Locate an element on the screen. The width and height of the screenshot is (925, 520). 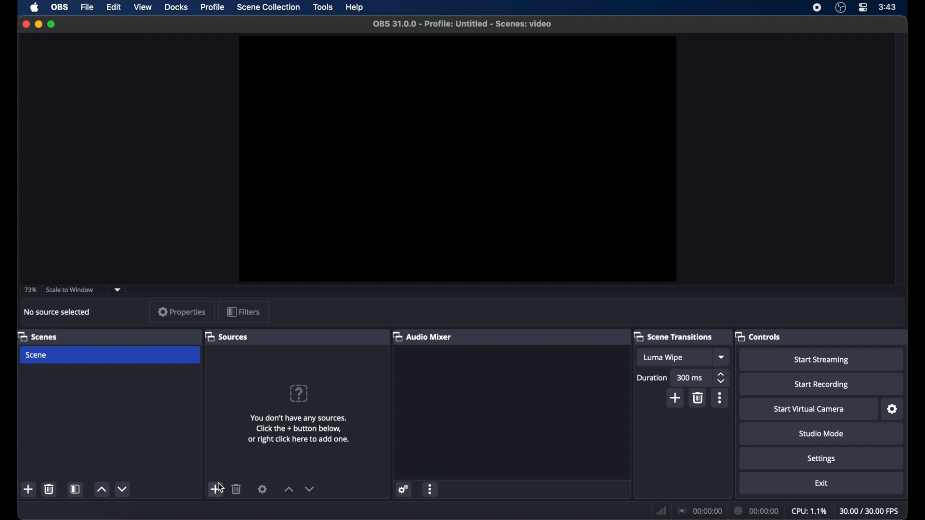
add is located at coordinates (29, 489).